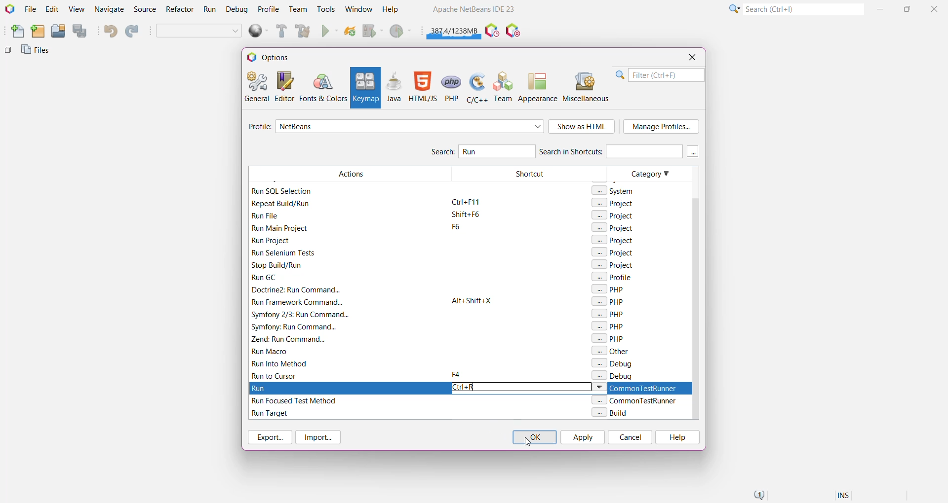 This screenshot has height=503, width=948. I want to click on Category, so click(632, 404).